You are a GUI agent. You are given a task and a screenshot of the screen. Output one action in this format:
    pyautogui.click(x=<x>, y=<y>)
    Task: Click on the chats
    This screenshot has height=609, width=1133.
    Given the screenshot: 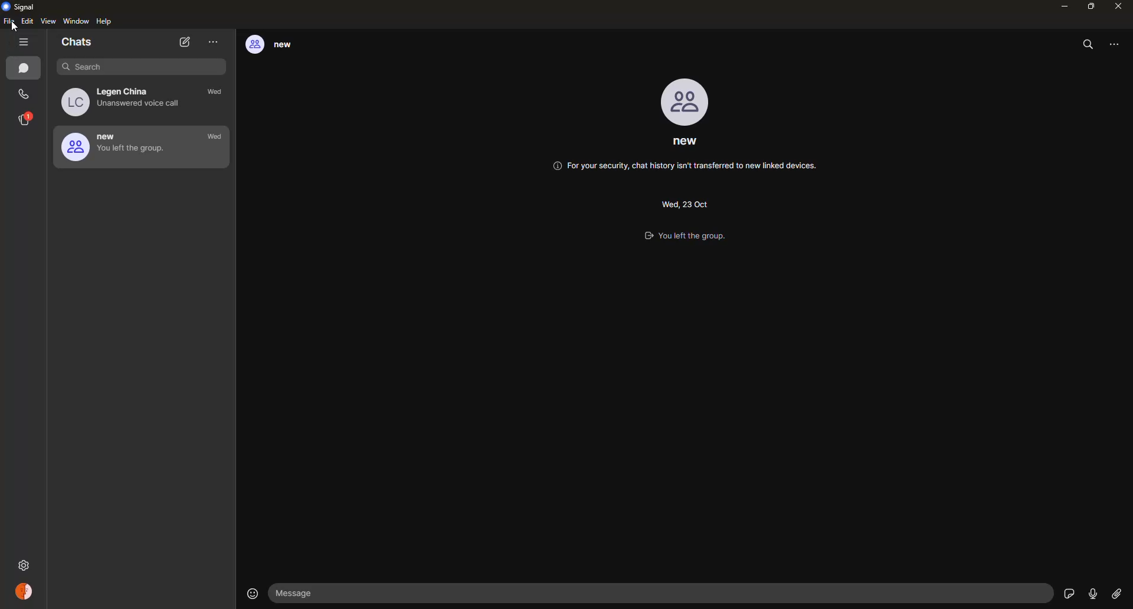 What is the action you would take?
    pyautogui.click(x=26, y=69)
    